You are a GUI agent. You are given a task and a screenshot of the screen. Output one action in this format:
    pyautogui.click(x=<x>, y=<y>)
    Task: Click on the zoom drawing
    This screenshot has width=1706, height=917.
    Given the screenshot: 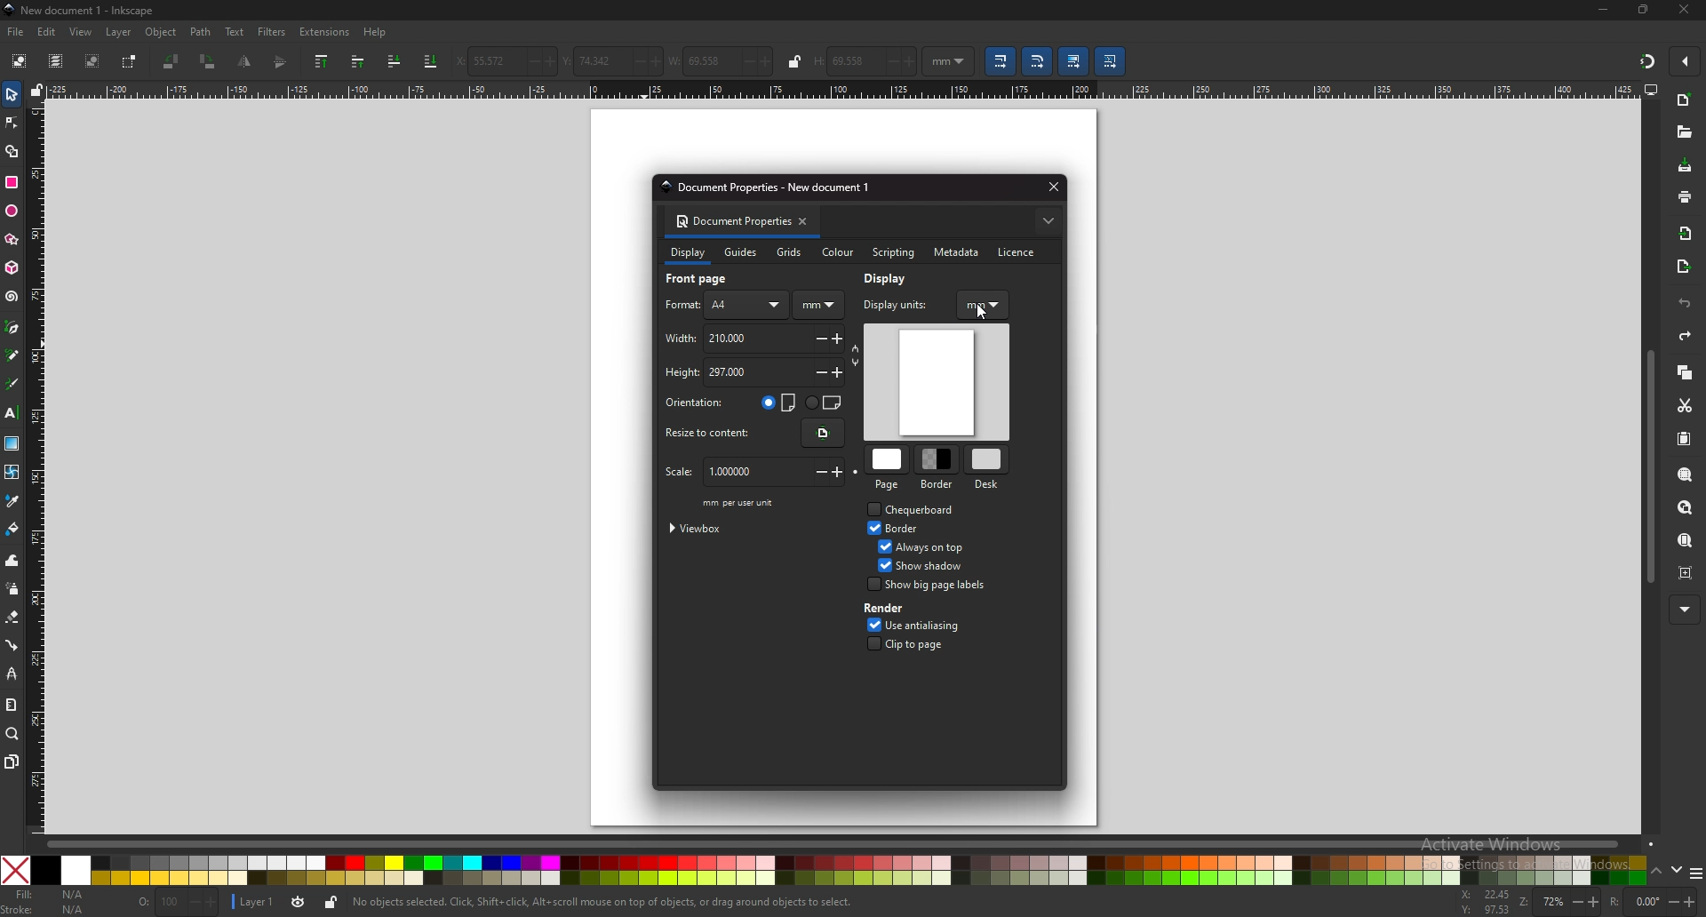 What is the action you would take?
    pyautogui.click(x=1686, y=507)
    